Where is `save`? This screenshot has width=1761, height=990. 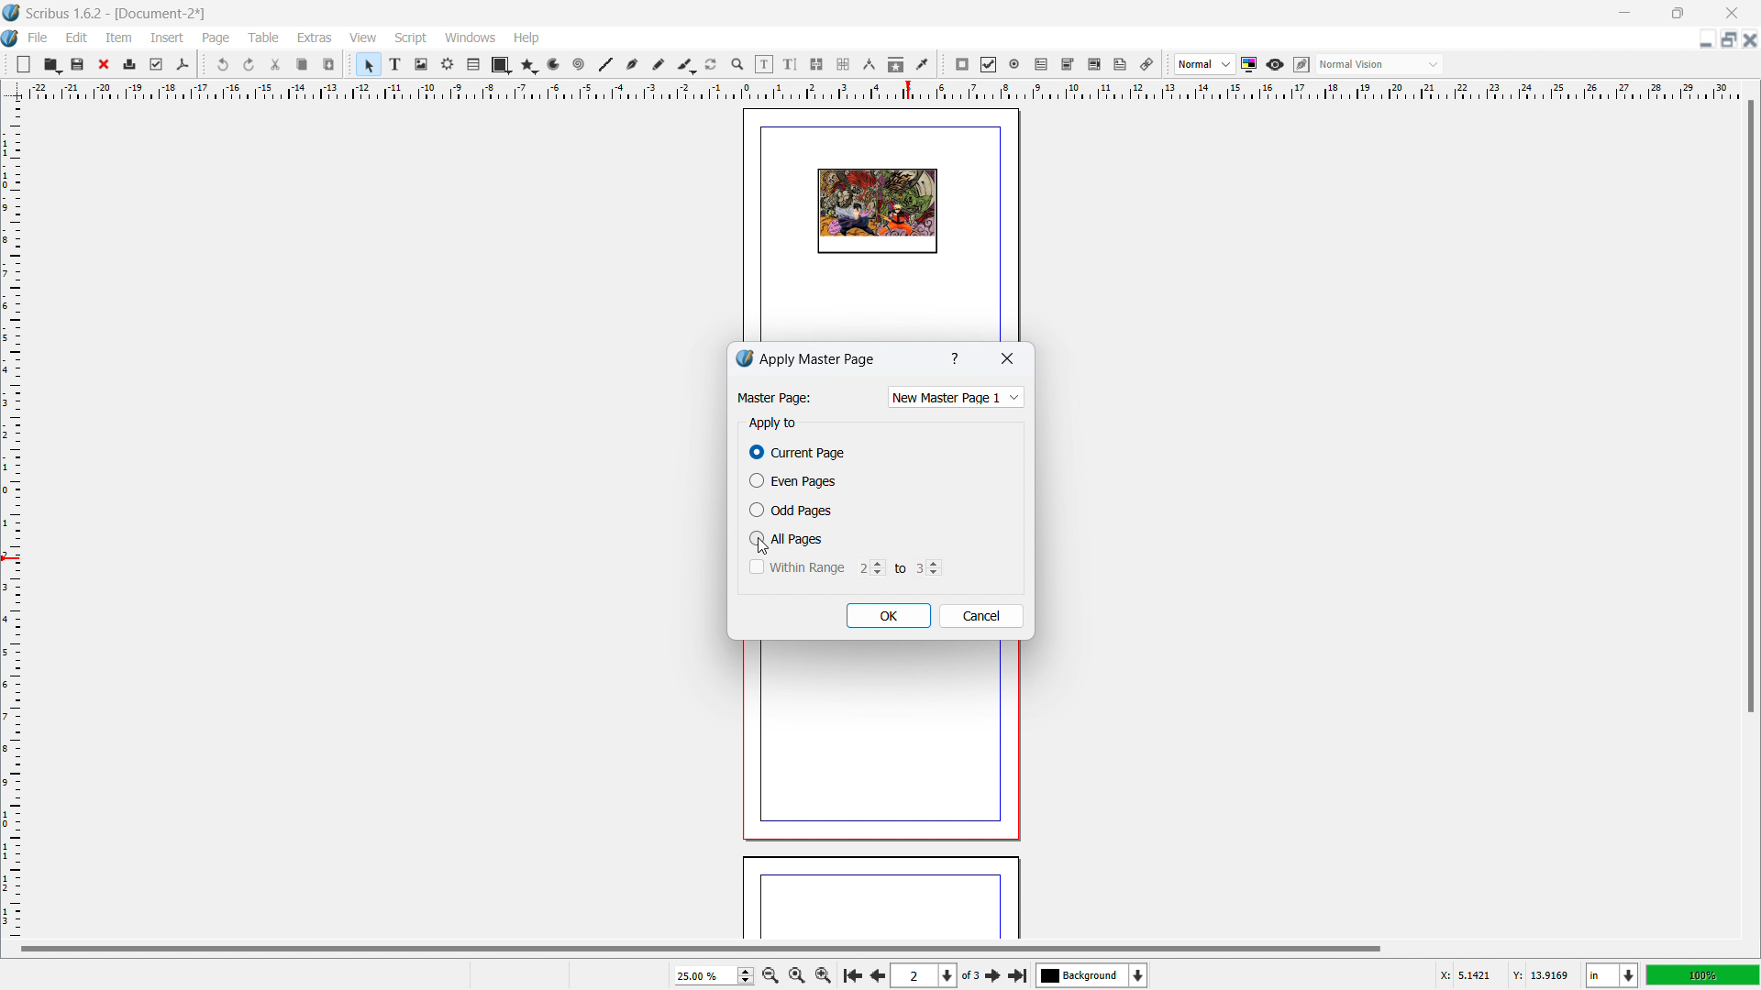
save is located at coordinates (79, 63).